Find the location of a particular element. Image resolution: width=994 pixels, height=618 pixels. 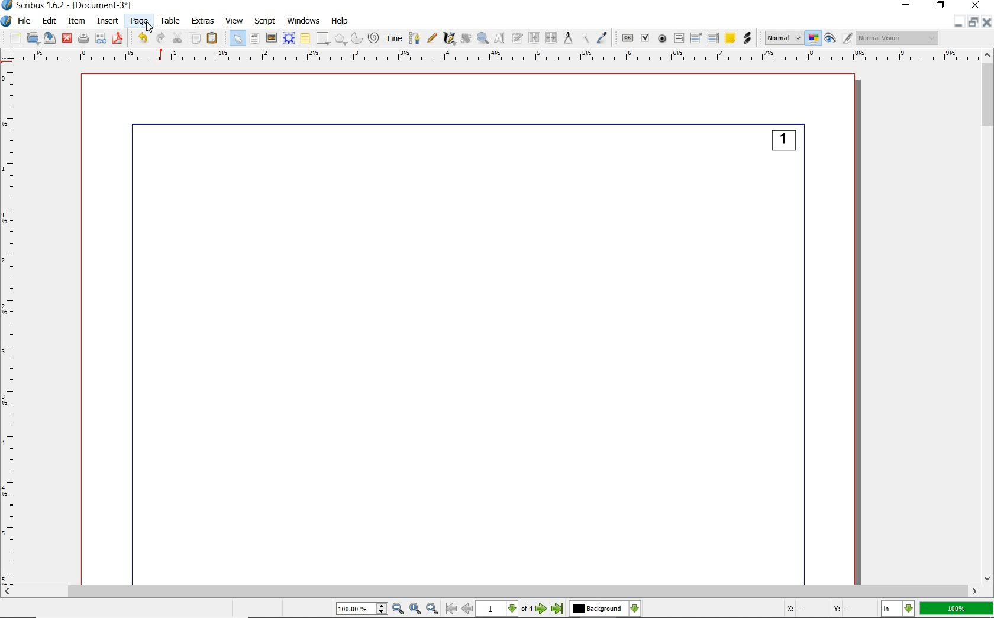

calligraphic line is located at coordinates (450, 39).